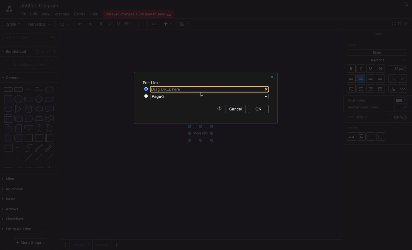 Image resolution: width=412 pixels, height=250 pixels. What do you see at coordinates (351, 69) in the screenshot?
I see `Bold` at bounding box center [351, 69].